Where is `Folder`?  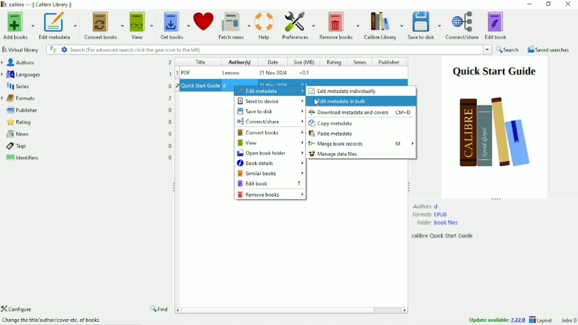
Folder is located at coordinates (438, 223).